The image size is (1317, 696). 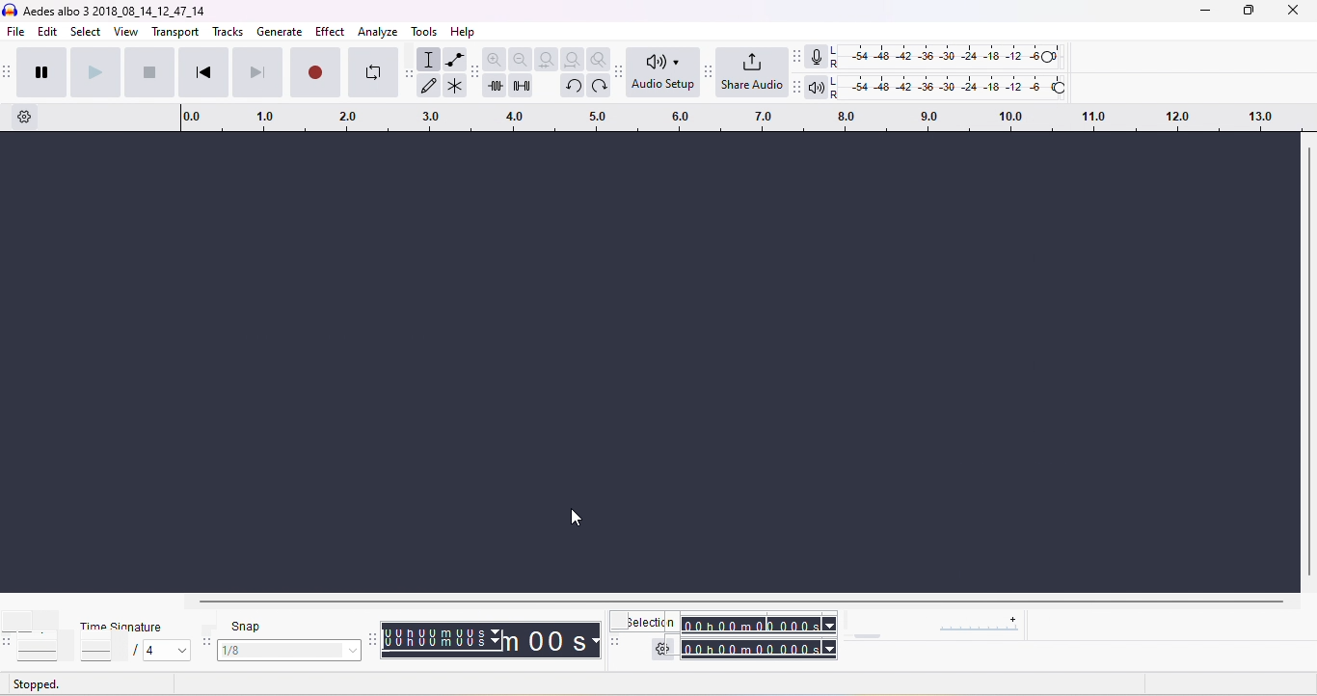 I want to click on Audacity audio setup toolbar, so click(x=620, y=72).